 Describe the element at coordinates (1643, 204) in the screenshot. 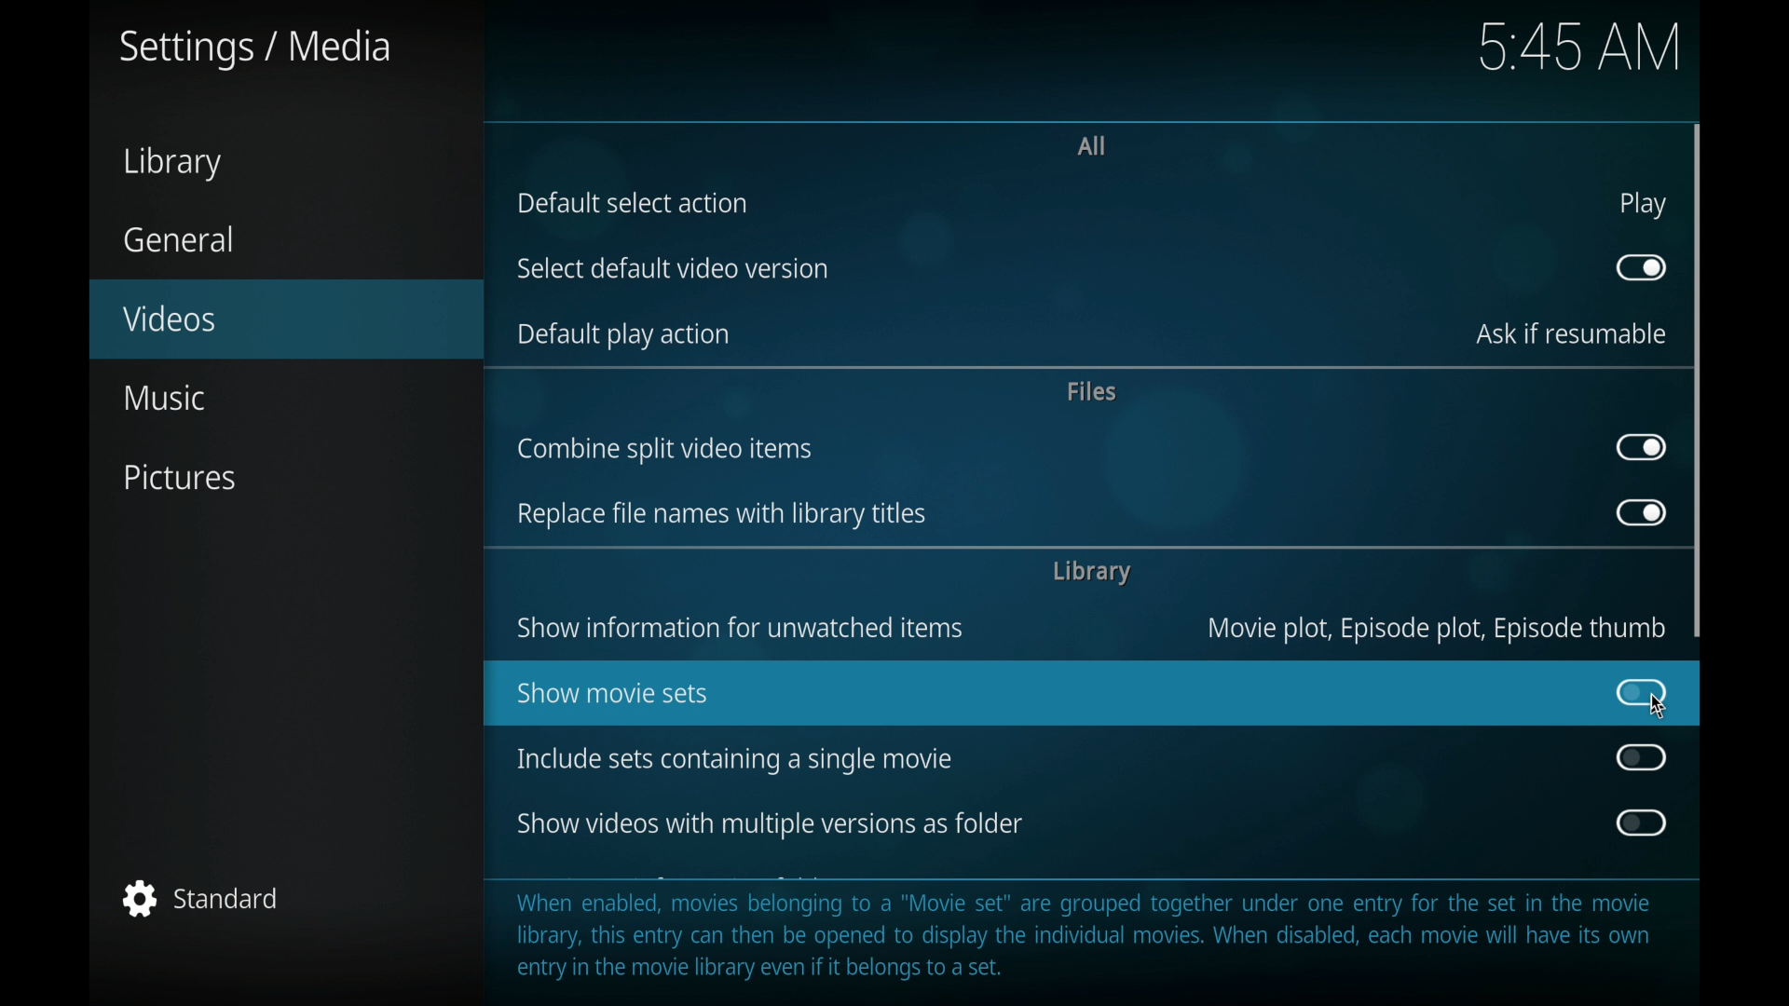

I see `play` at that location.